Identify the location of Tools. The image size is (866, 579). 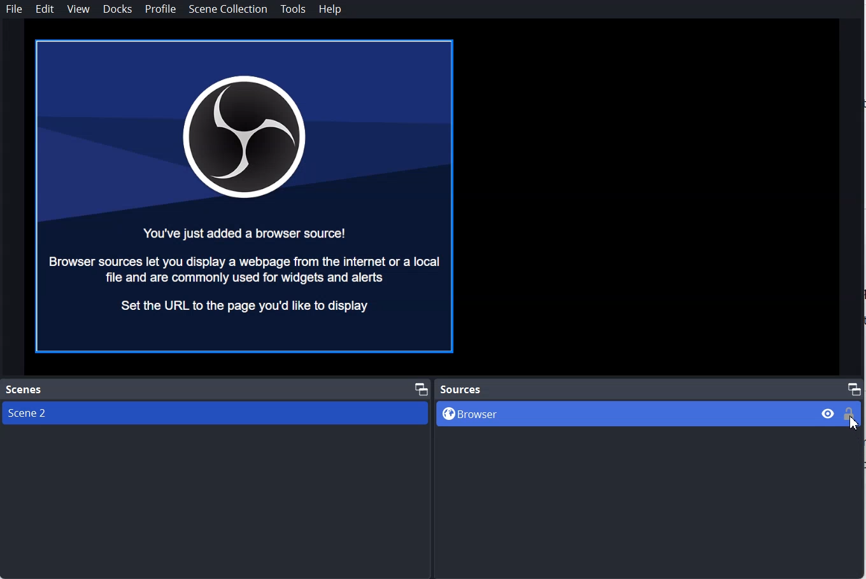
(294, 9).